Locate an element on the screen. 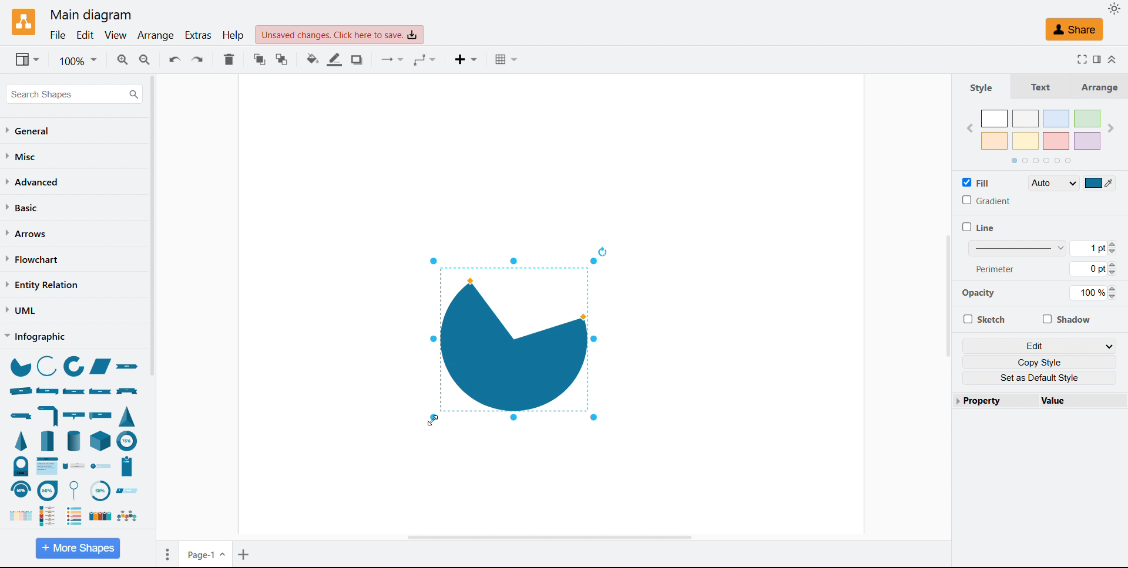 Image resolution: width=1128 pixels, height=568 pixels. Go back  is located at coordinates (969, 129).